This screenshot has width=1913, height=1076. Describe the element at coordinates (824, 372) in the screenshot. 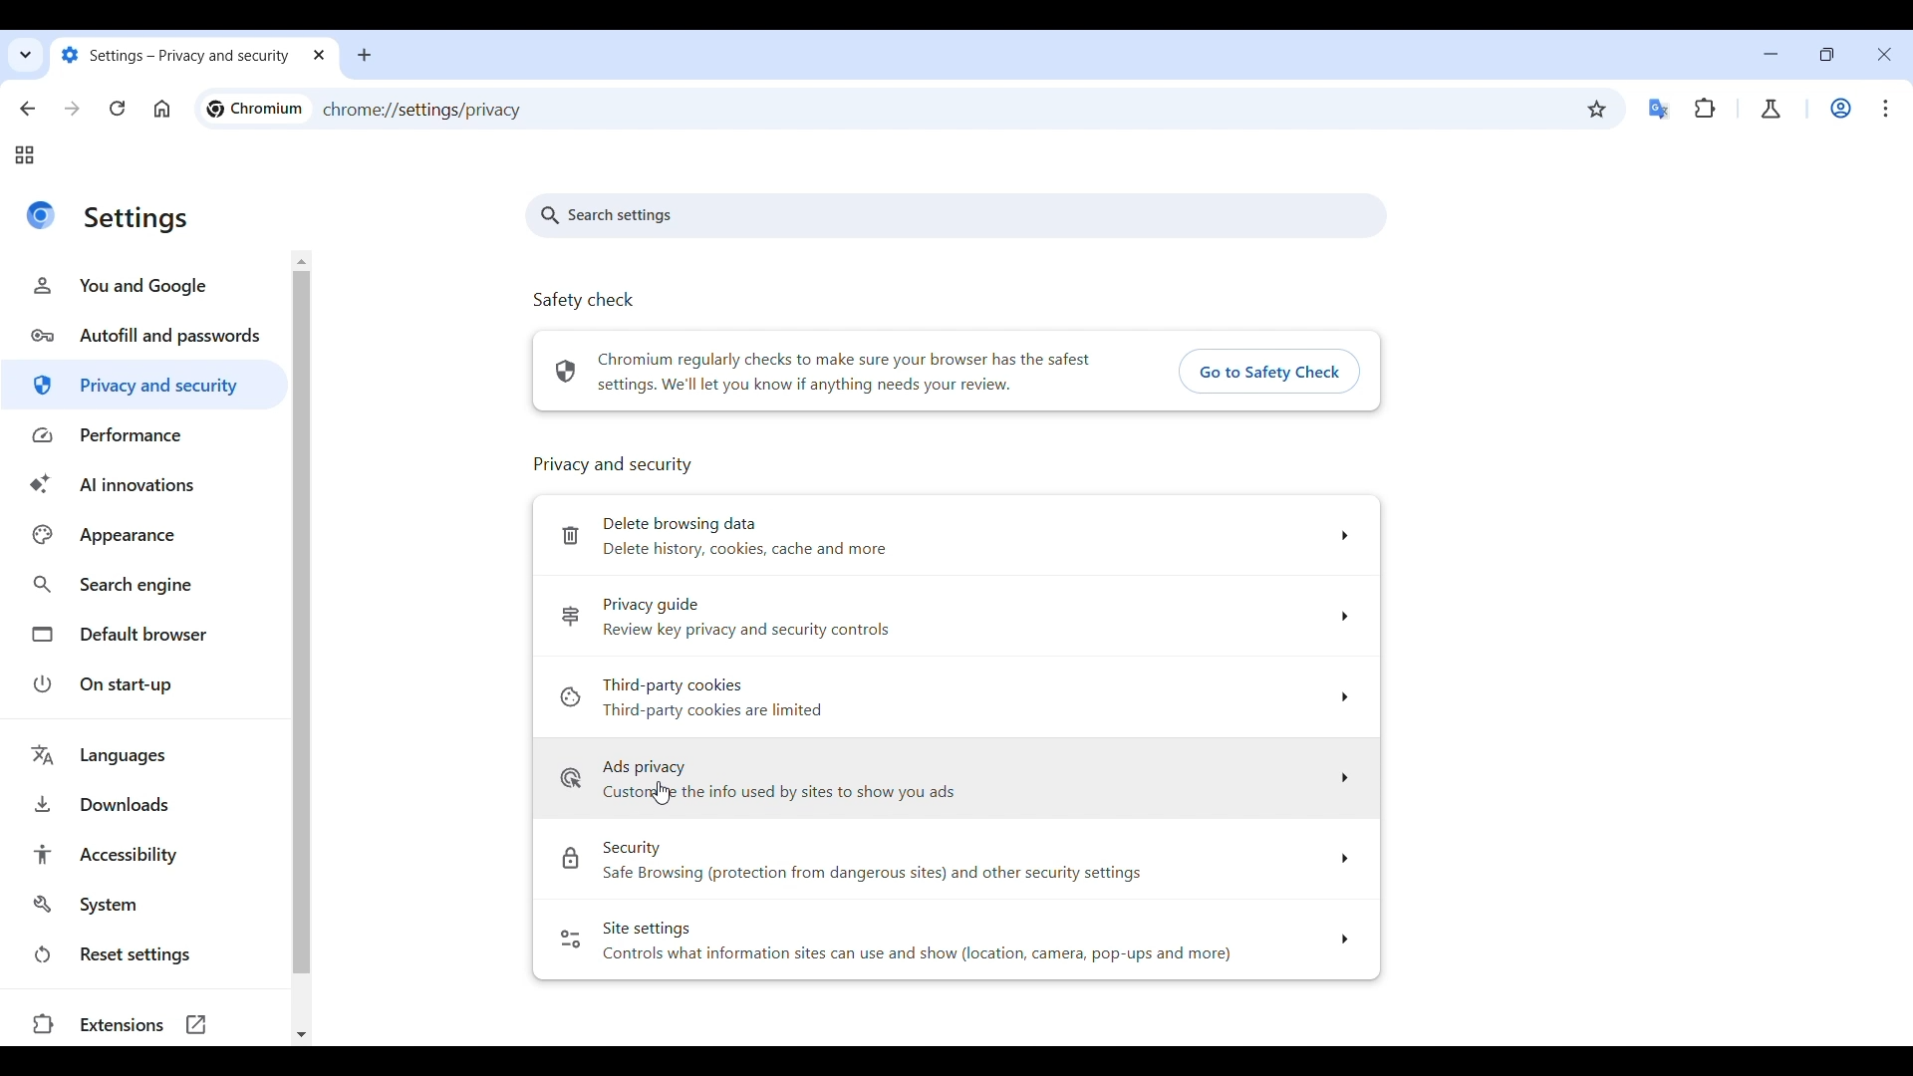

I see `Logo and description of safety check` at that location.